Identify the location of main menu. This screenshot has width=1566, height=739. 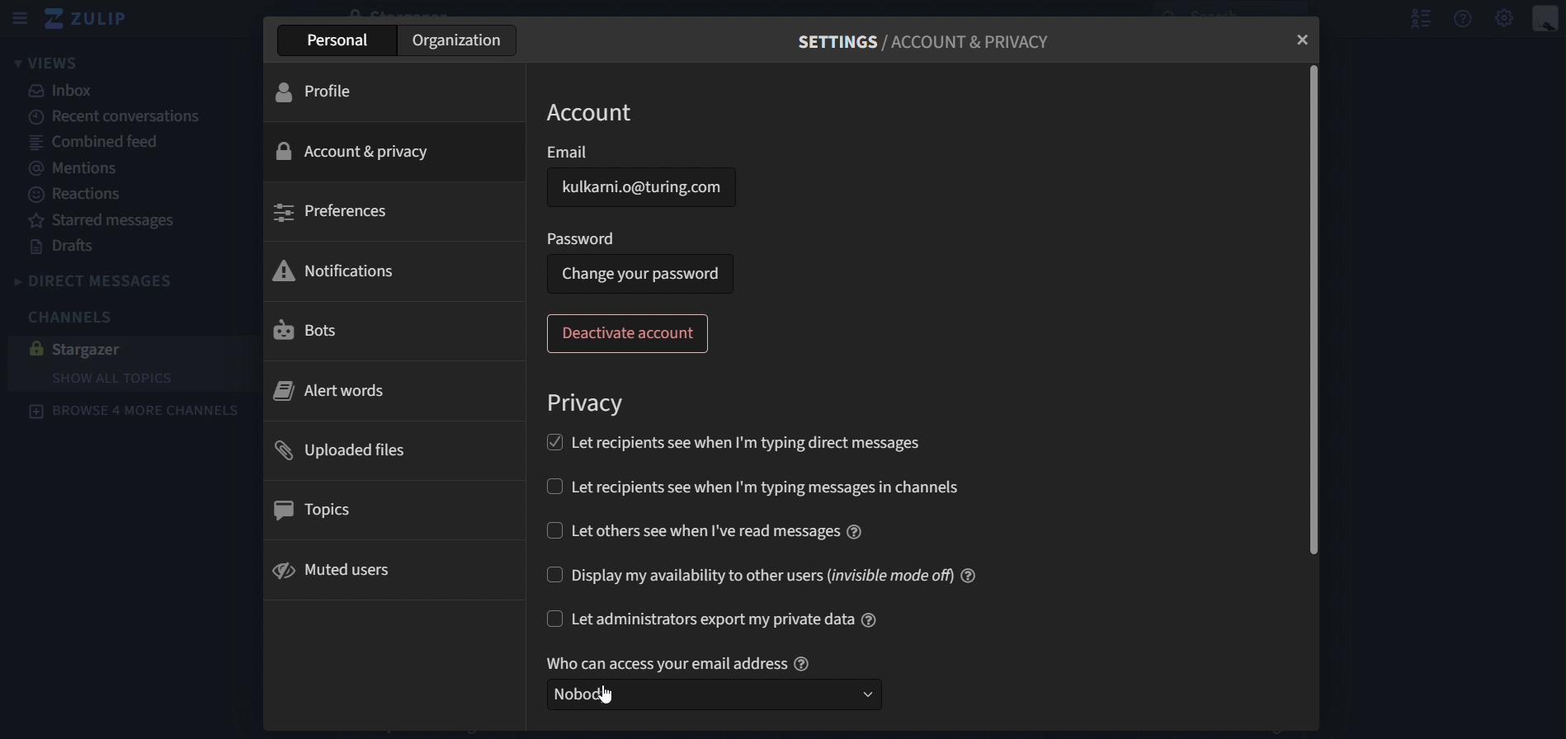
(1502, 20).